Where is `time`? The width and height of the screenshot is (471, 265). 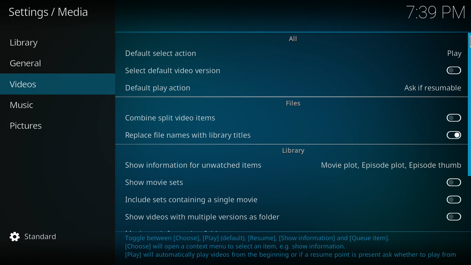
time is located at coordinates (434, 13).